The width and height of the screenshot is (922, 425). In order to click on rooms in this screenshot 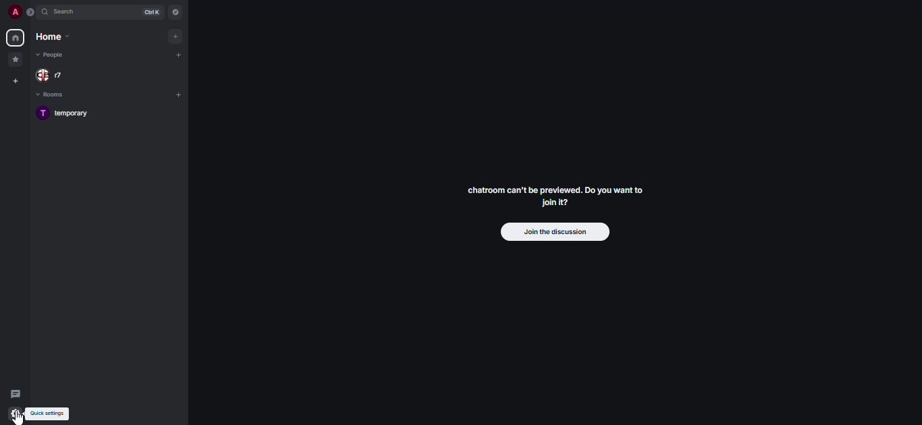, I will do `click(57, 94)`.